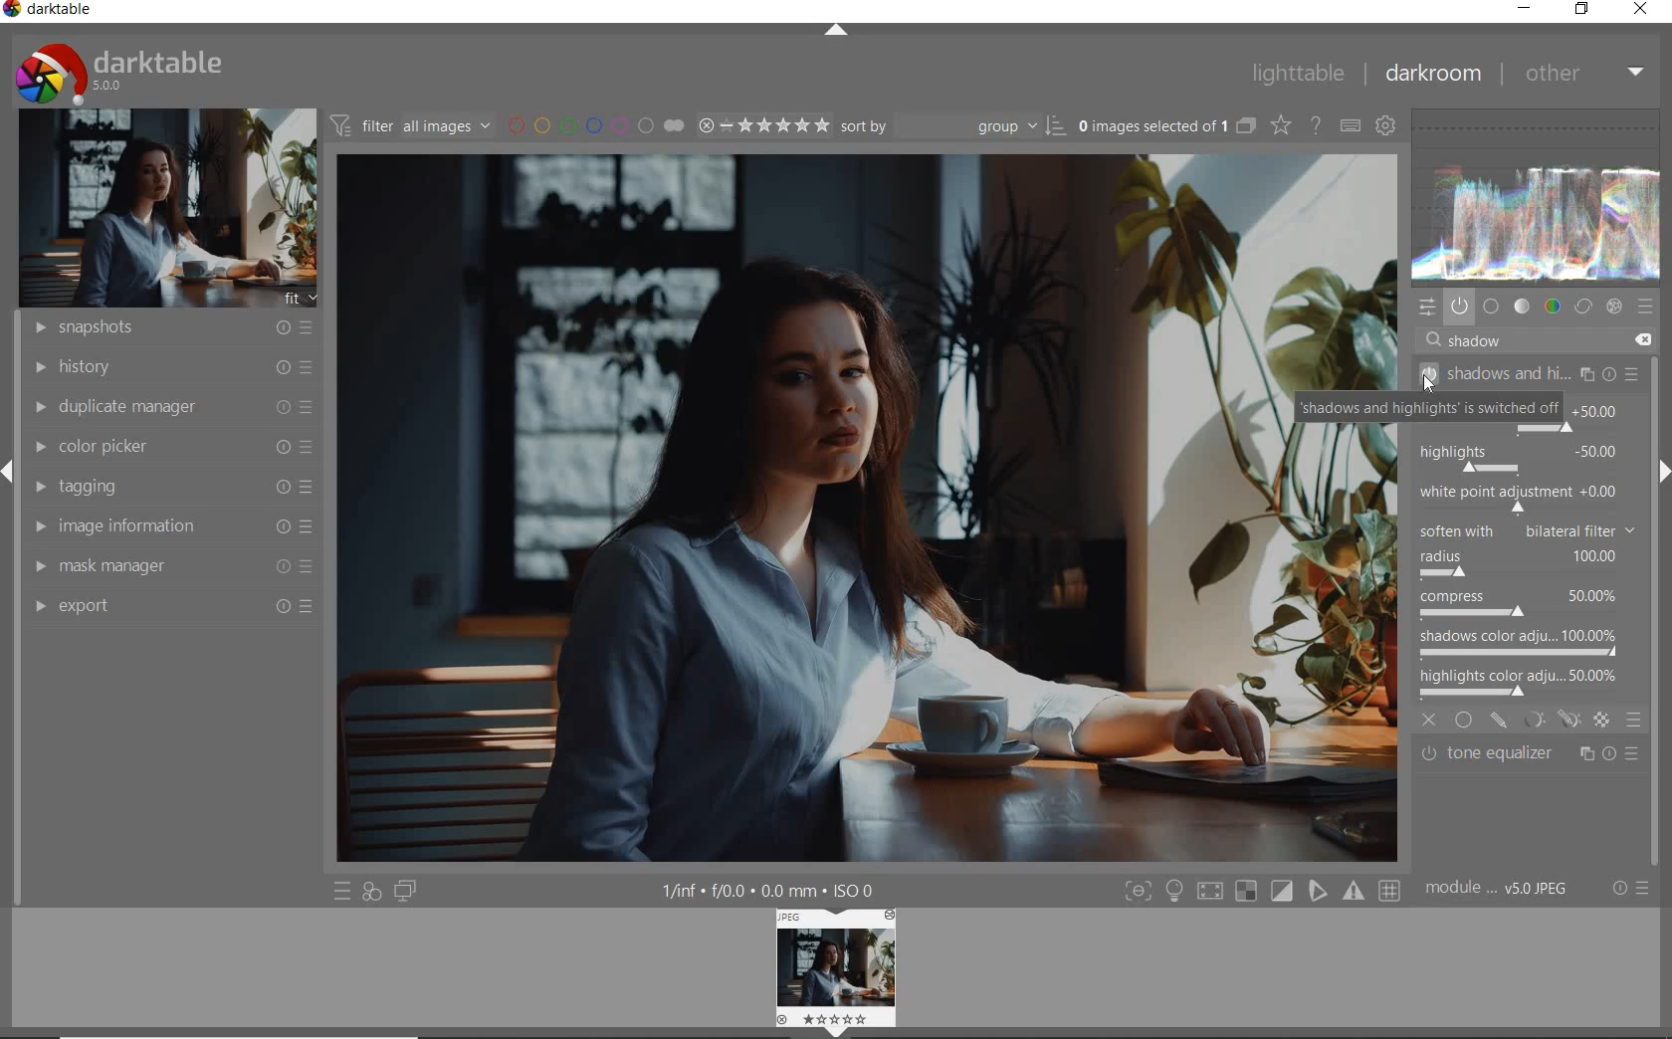 The width and height of the screenshot is (1672, 1039). I want to click on duplicate manager, so click(168, 407).